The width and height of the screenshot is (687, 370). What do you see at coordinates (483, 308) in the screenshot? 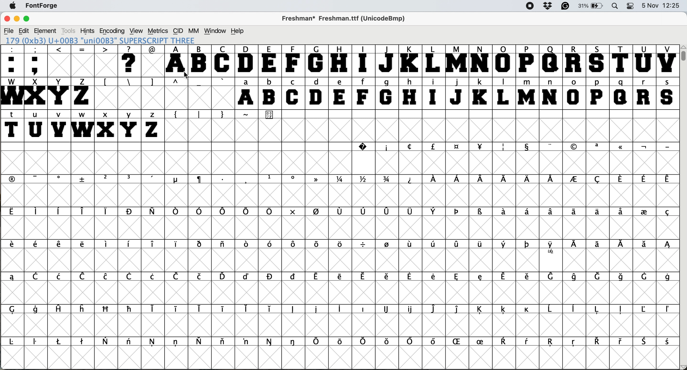
I see `symbol` at bounding box center [483, 308].